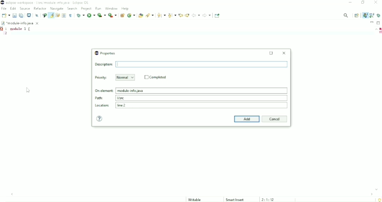 The width and height of the screenshot is (382, 202). What do you see at coordinates (191, 90) in the screenshot?
I see `On element` at bounding box center [191, 90].